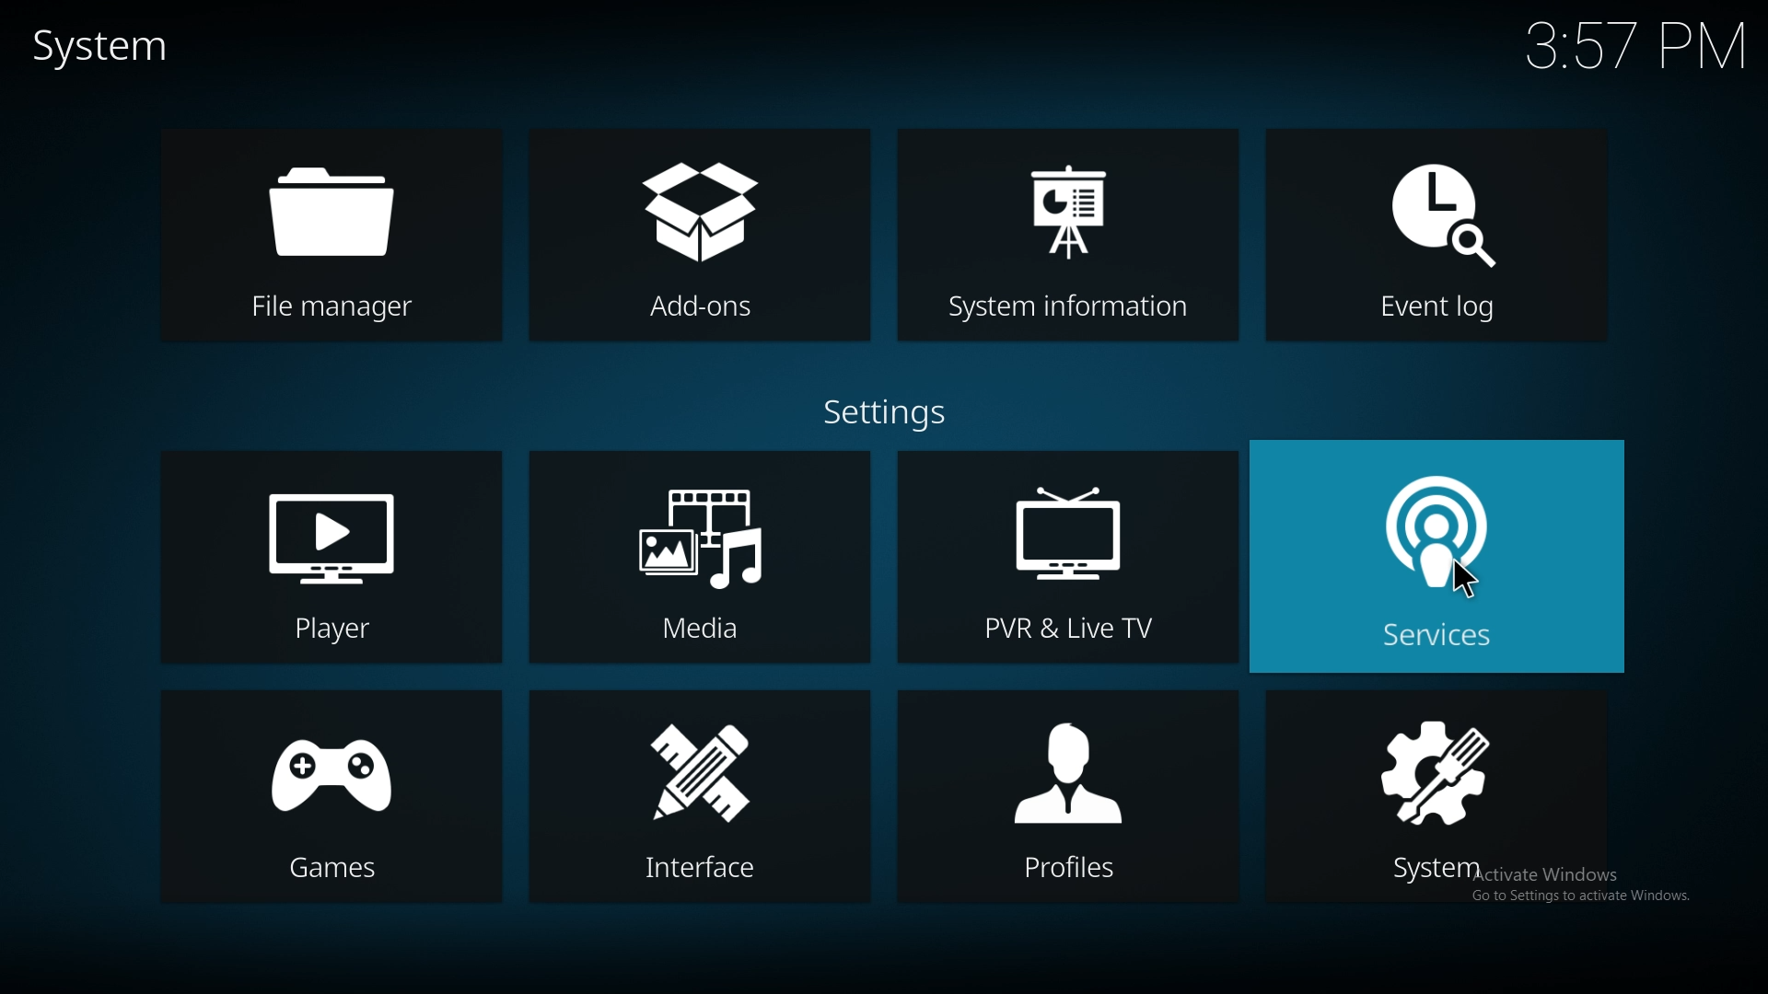 This screenshot has height=994, width=1768. I want to click on media, so click(703, 555).